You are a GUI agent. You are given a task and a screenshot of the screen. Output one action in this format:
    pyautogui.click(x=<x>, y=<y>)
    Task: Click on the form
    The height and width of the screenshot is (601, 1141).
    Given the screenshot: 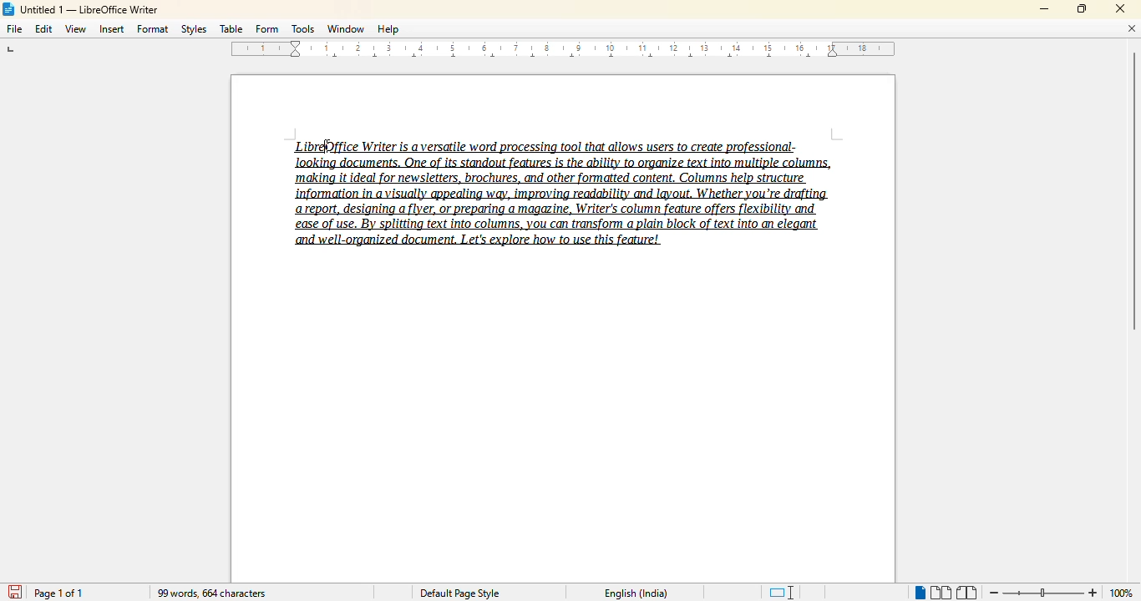 What is the action you would take?
    pyautogui.click(x=267, y=28)
    